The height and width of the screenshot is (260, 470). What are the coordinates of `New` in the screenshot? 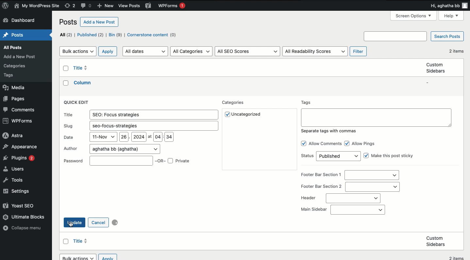 It's located at (105, 6).